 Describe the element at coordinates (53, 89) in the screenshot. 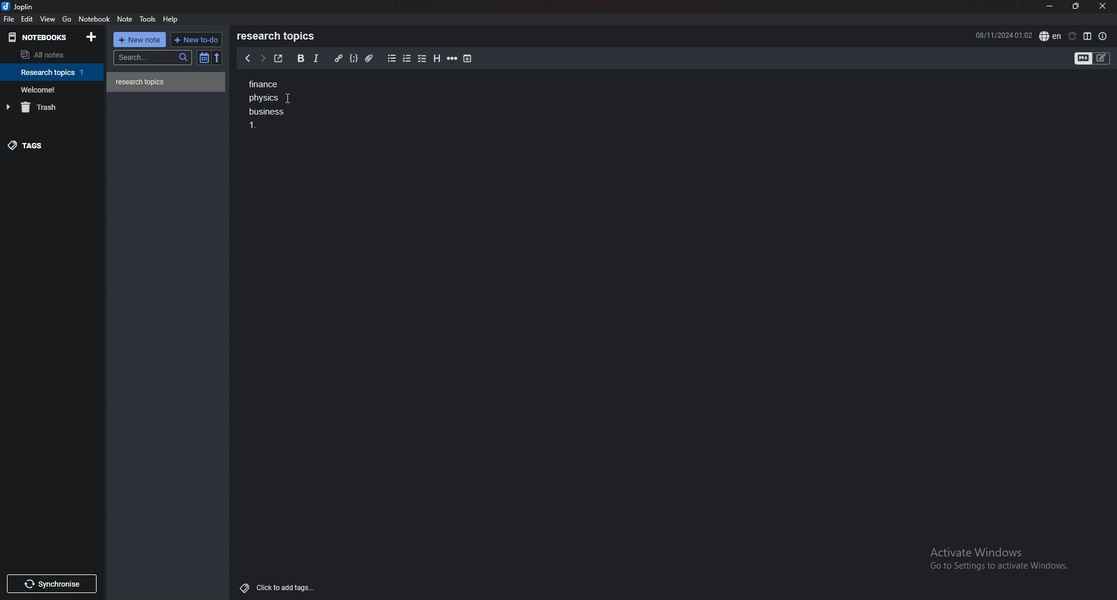

I see `notebook` at that location.